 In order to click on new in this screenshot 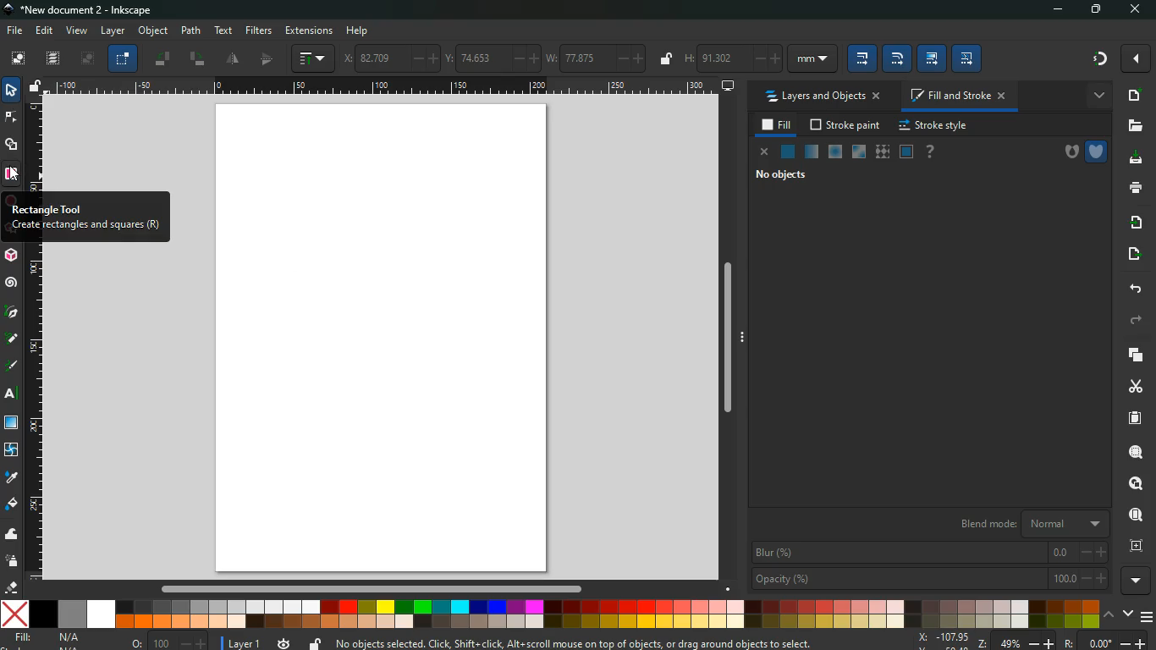, I will do `click(1131, 95)`.